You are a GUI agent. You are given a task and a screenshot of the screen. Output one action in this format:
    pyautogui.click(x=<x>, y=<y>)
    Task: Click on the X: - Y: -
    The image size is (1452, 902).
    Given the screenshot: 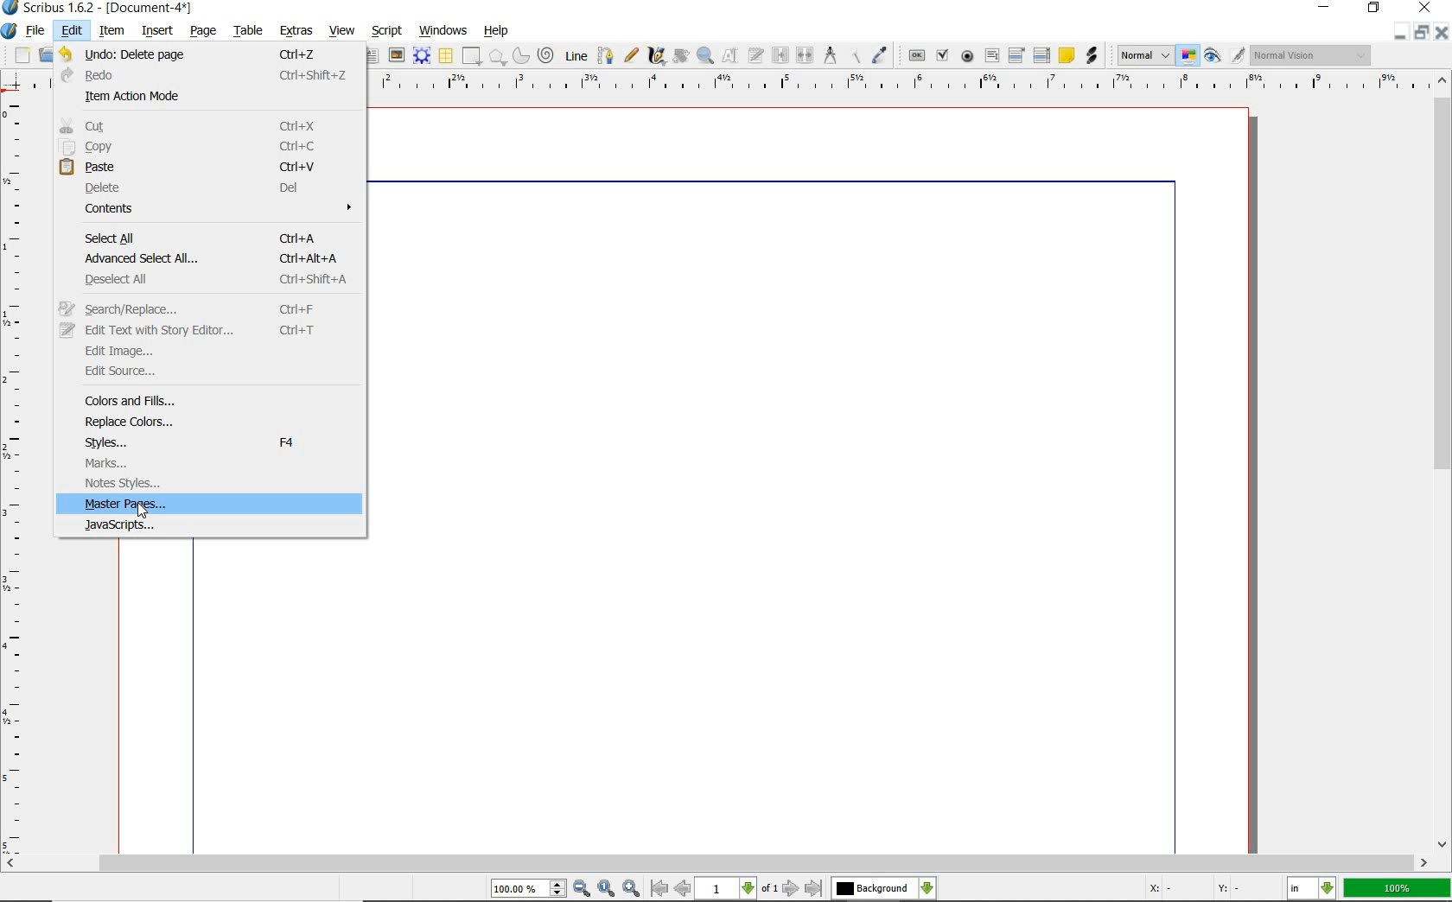 What is the action you would take?
    pyautogui.click(x=1193, y=890)
    